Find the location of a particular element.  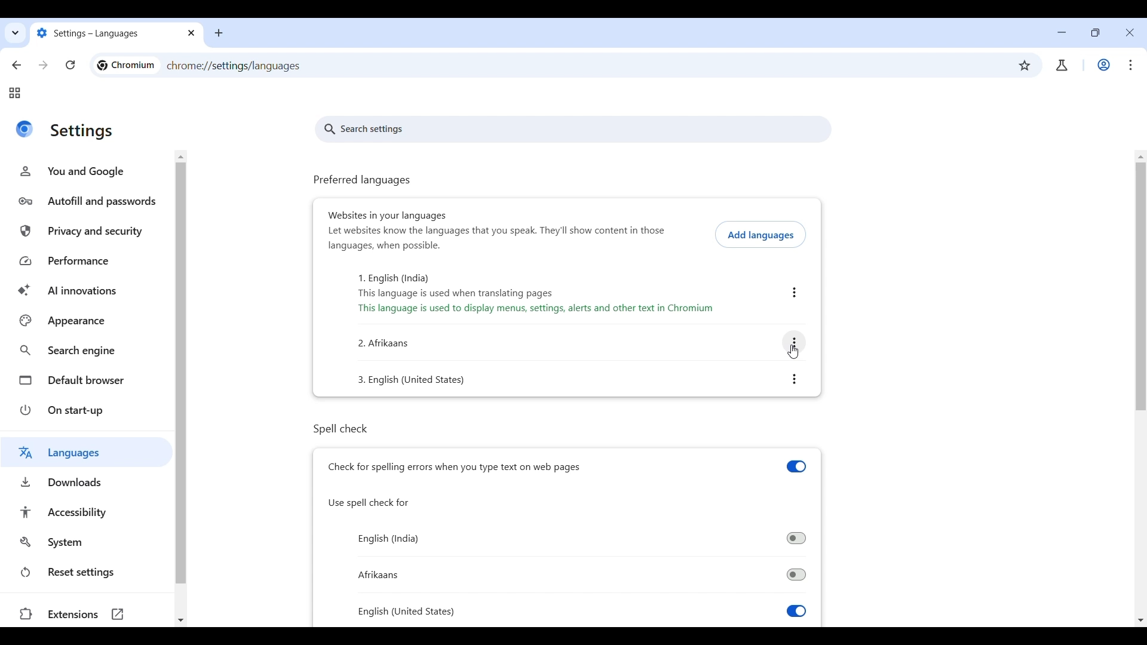

Performance is located at coordinates (90, 262).